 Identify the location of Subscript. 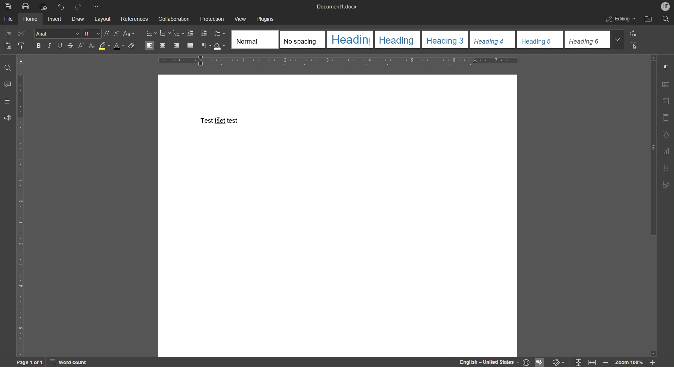
(92, 46).